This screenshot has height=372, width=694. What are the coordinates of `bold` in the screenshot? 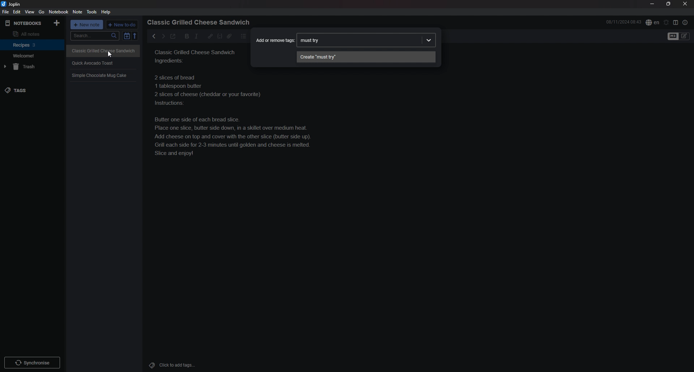 It's located at (185, 36).